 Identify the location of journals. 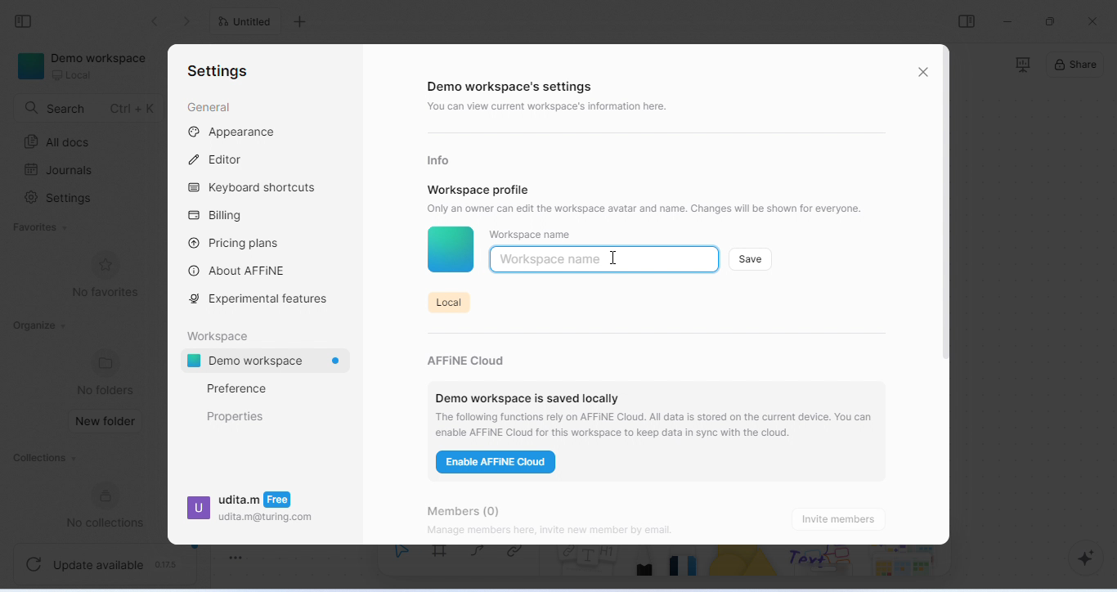
(61, 170).